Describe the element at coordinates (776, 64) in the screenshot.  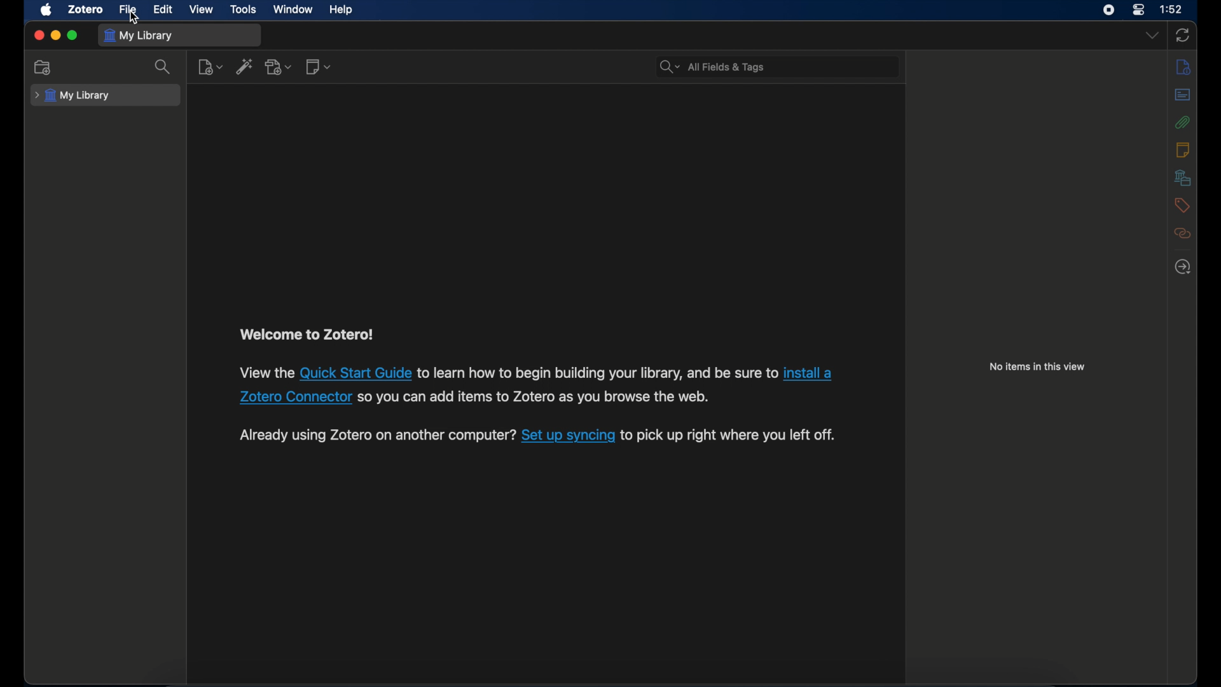
I see `All Fields & Tags` at that location.